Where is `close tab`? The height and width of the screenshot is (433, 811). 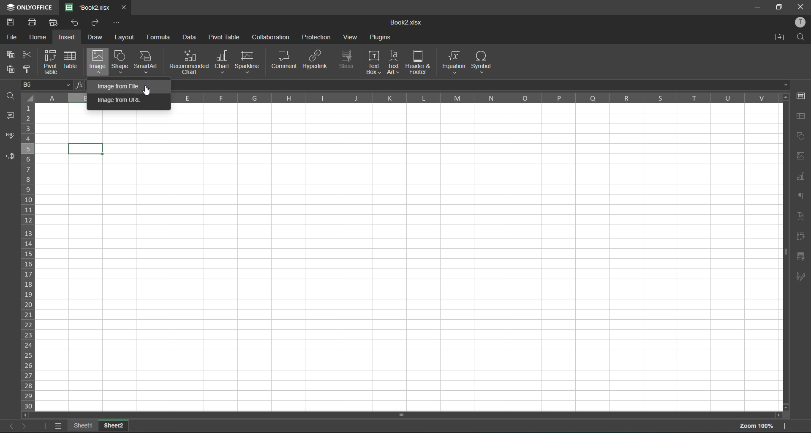 close tab is located at coordinates (124, 8).